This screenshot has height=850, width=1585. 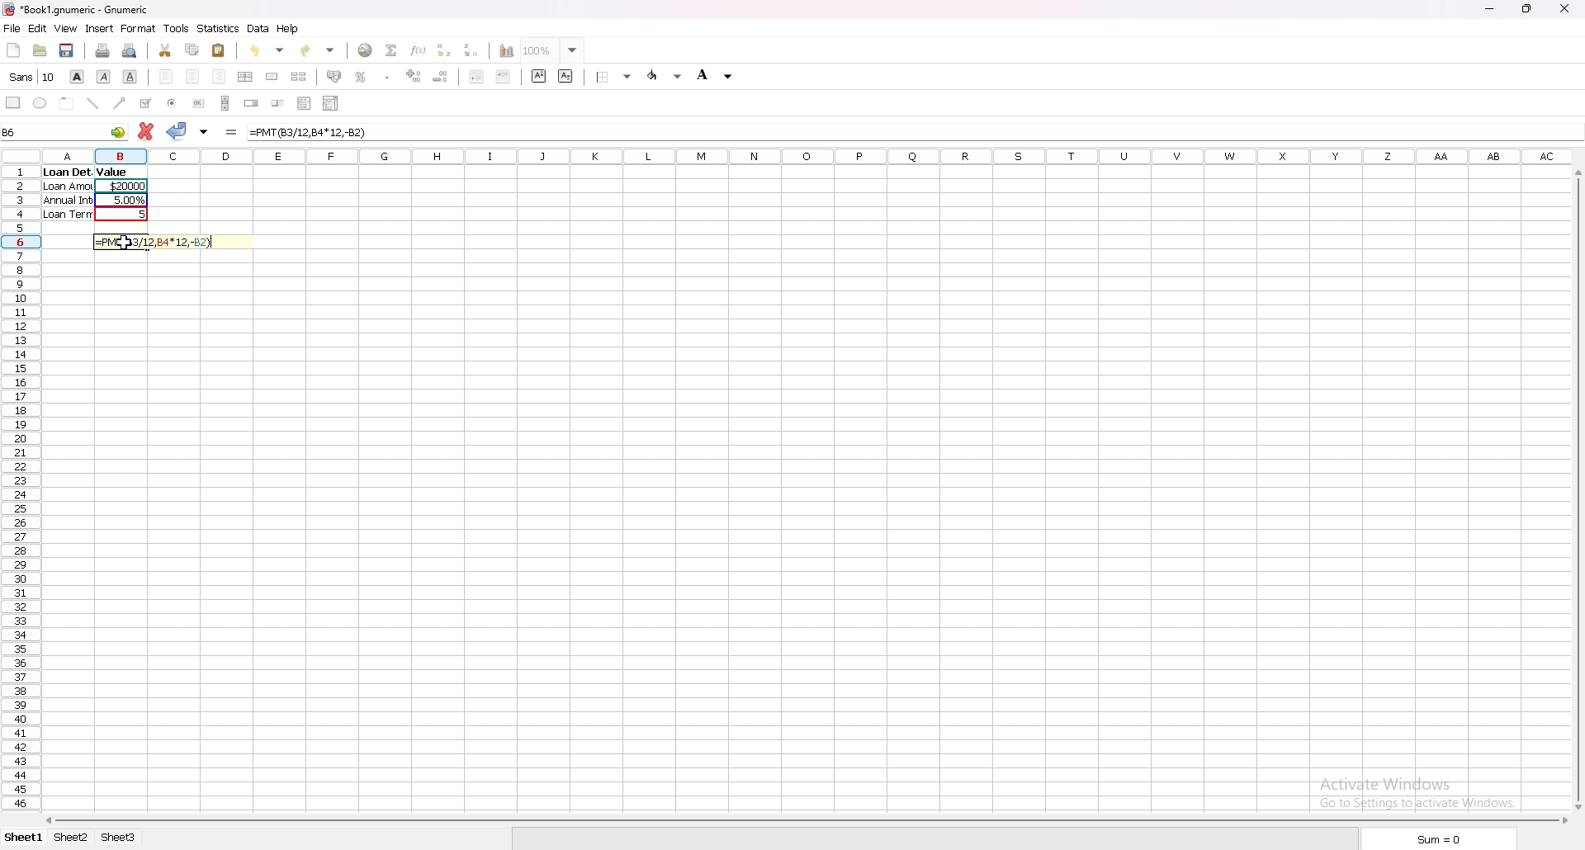 I want to click on print preview, so click(x=130, y=50).